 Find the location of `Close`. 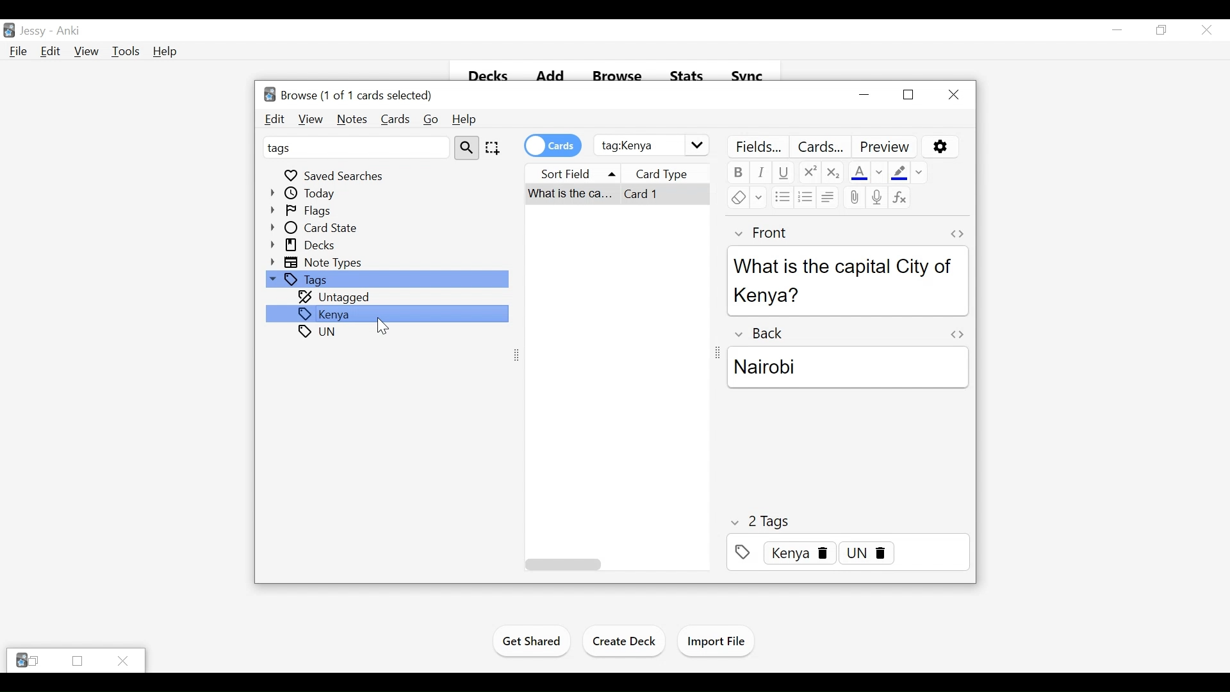

Close is located at coordinates (124, 660).